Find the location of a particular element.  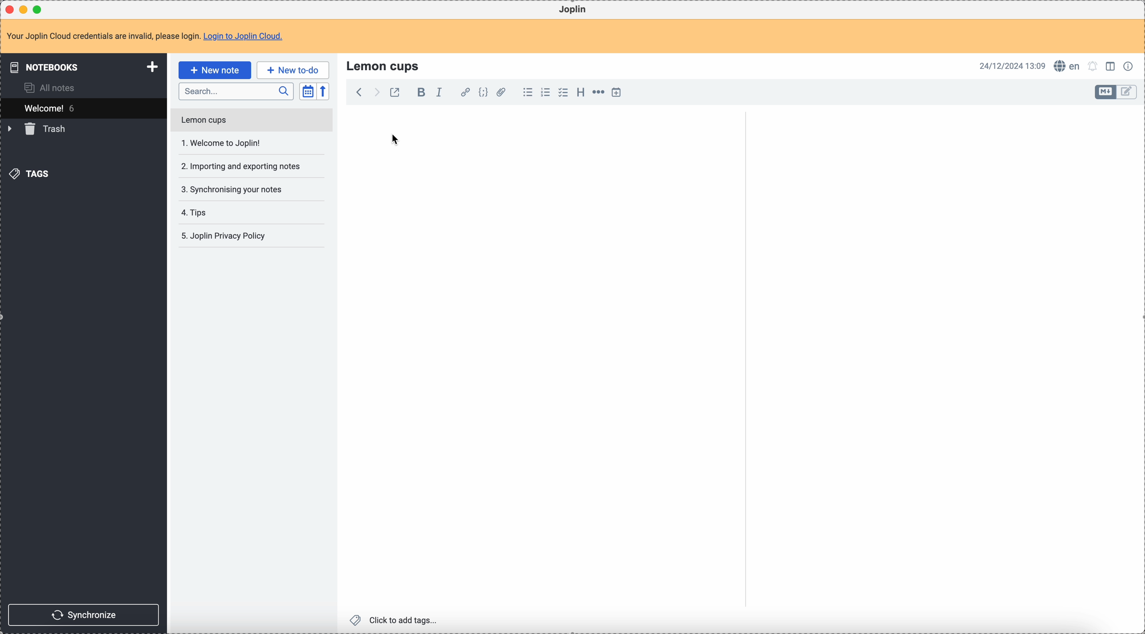

welcome is located at coordinates (83, 108).